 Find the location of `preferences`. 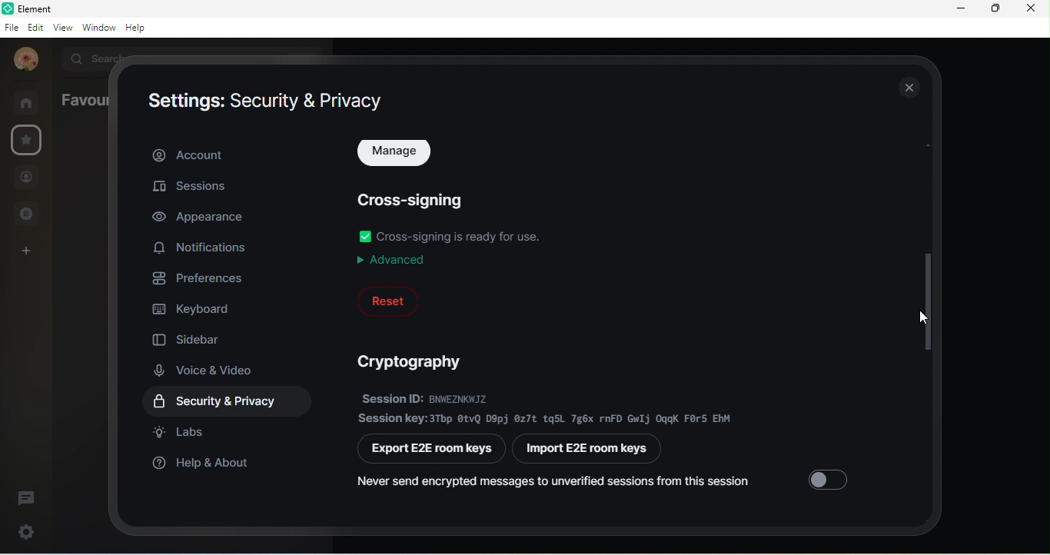

preferences is located at coordinates (202, 277).